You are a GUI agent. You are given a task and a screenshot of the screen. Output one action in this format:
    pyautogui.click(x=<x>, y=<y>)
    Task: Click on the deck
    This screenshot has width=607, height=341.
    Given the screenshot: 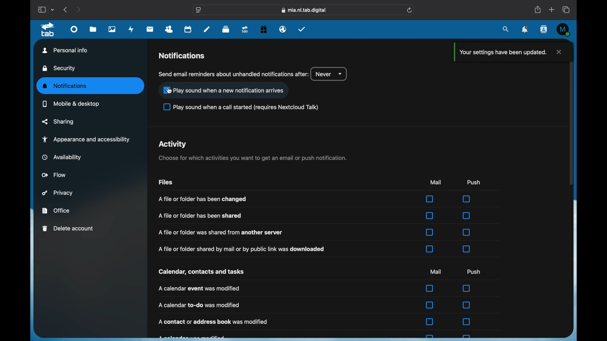 What is the action you would take?
    pyautogui.click(x=226, y=29)
    